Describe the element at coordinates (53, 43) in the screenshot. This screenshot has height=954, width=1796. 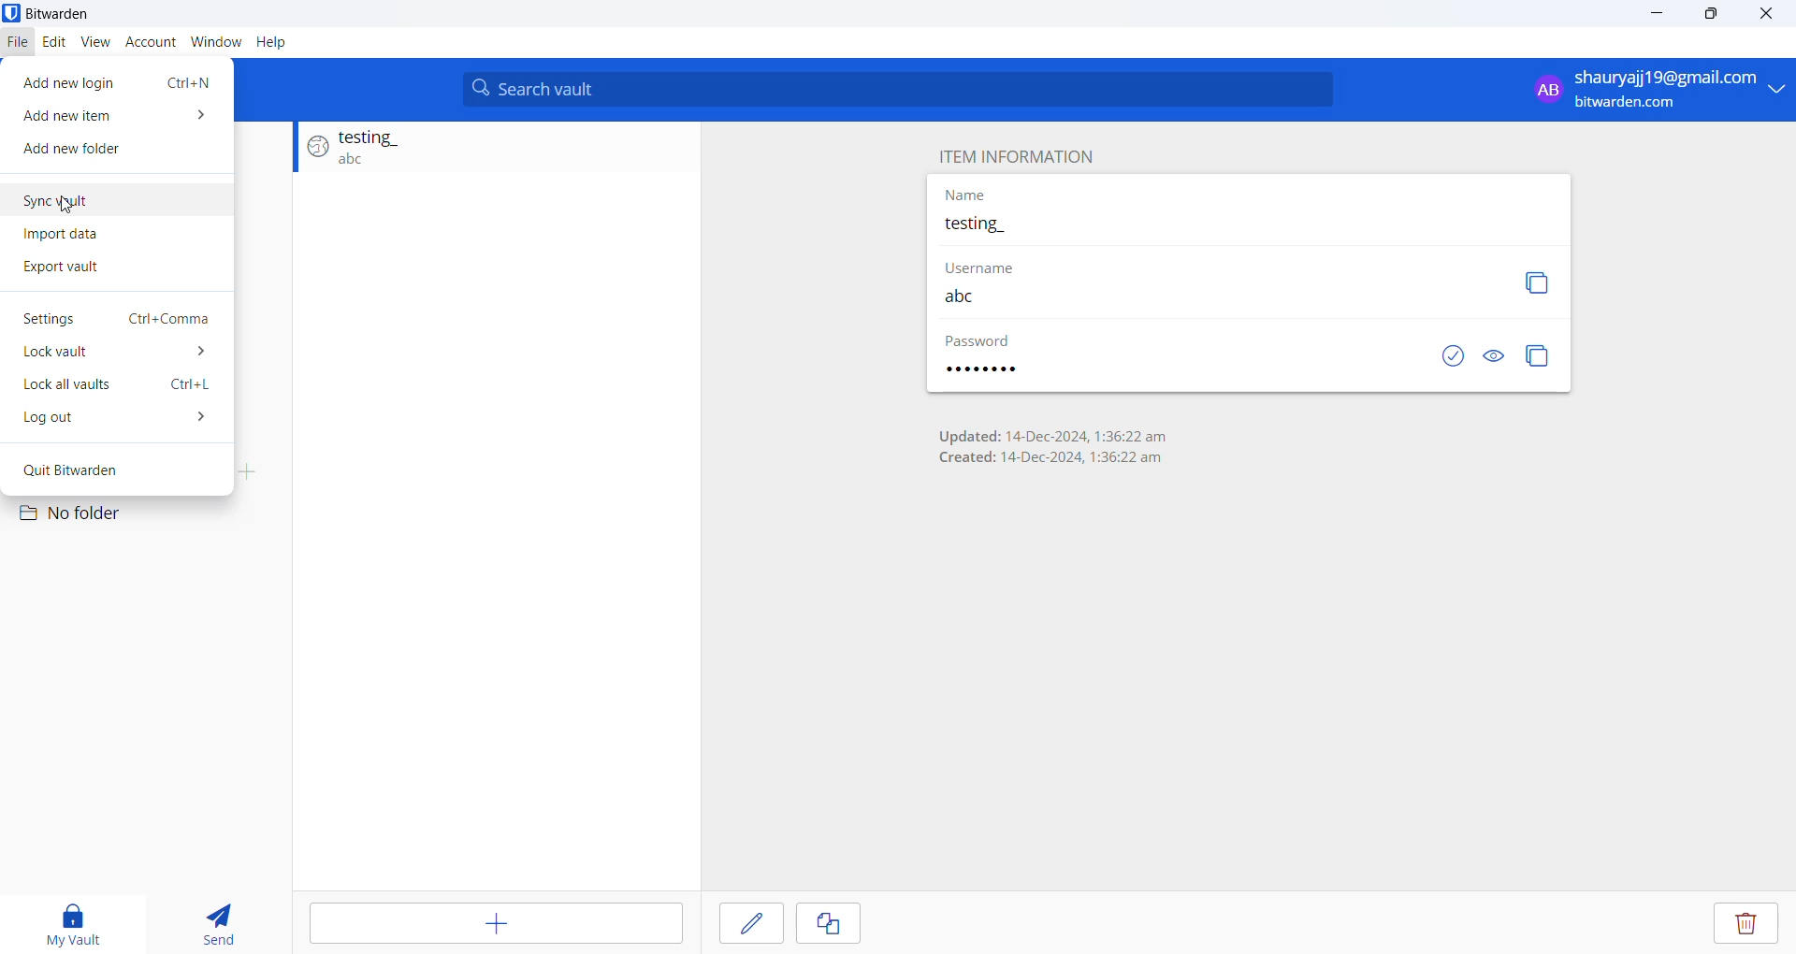
I see `Edit` at that location.